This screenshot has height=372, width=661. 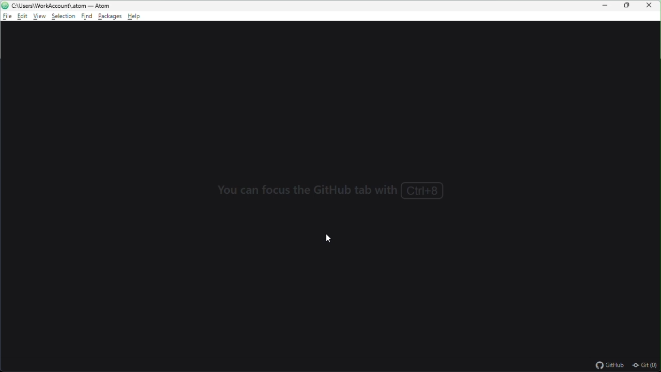 I want to click on edit, so click(x=24, y=17).